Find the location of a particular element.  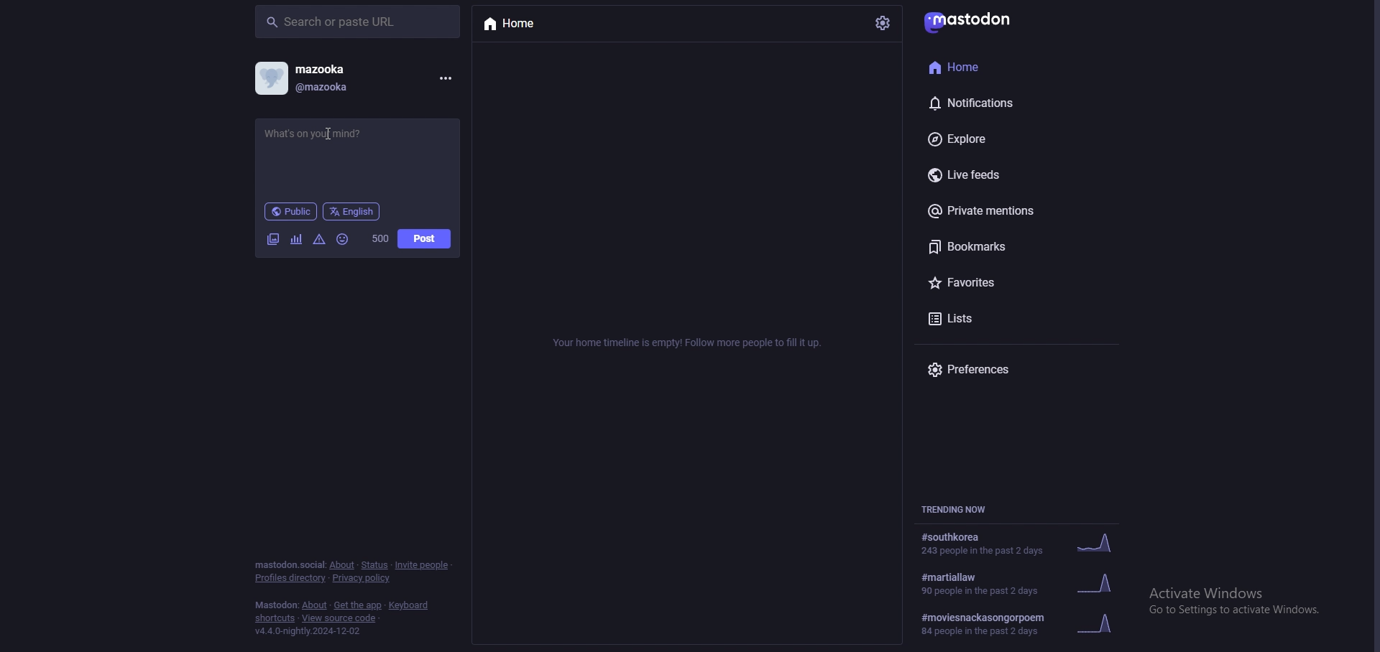

profiles directory is located at coordinates (290, 578).